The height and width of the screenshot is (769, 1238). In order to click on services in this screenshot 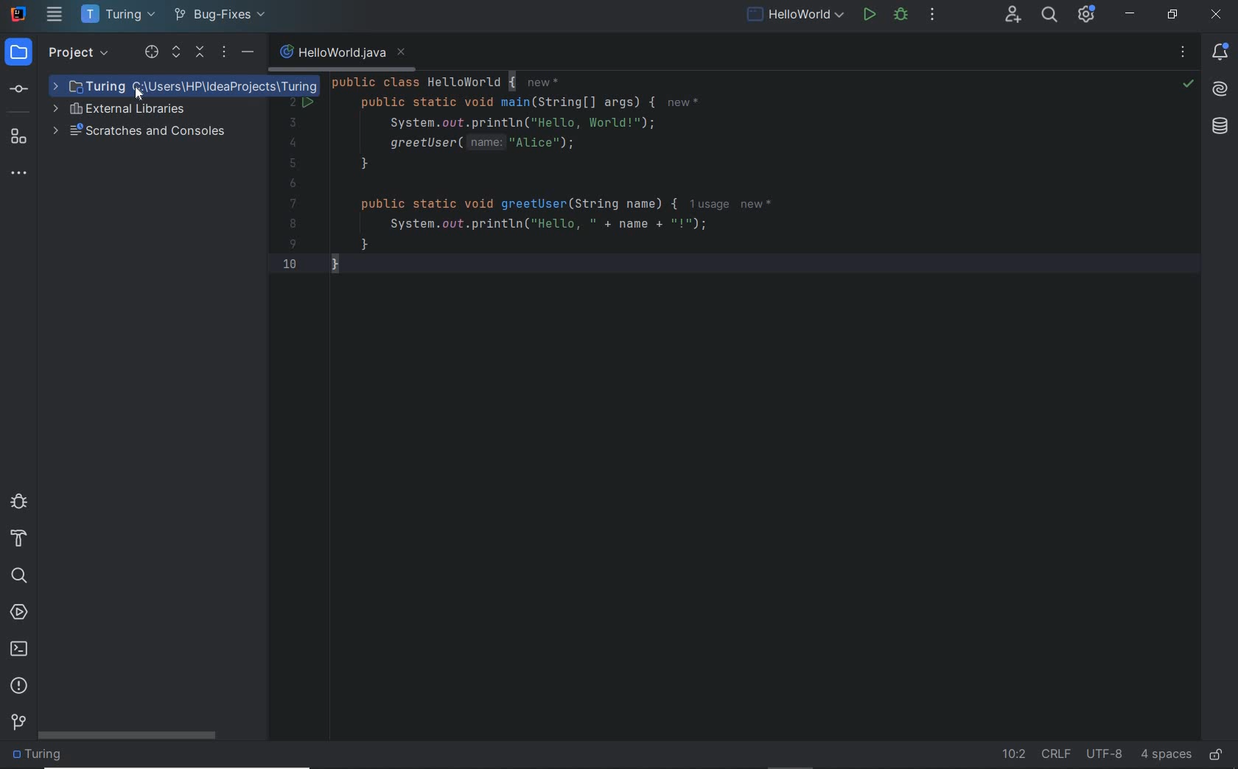, I will do `click(19, 614)`.